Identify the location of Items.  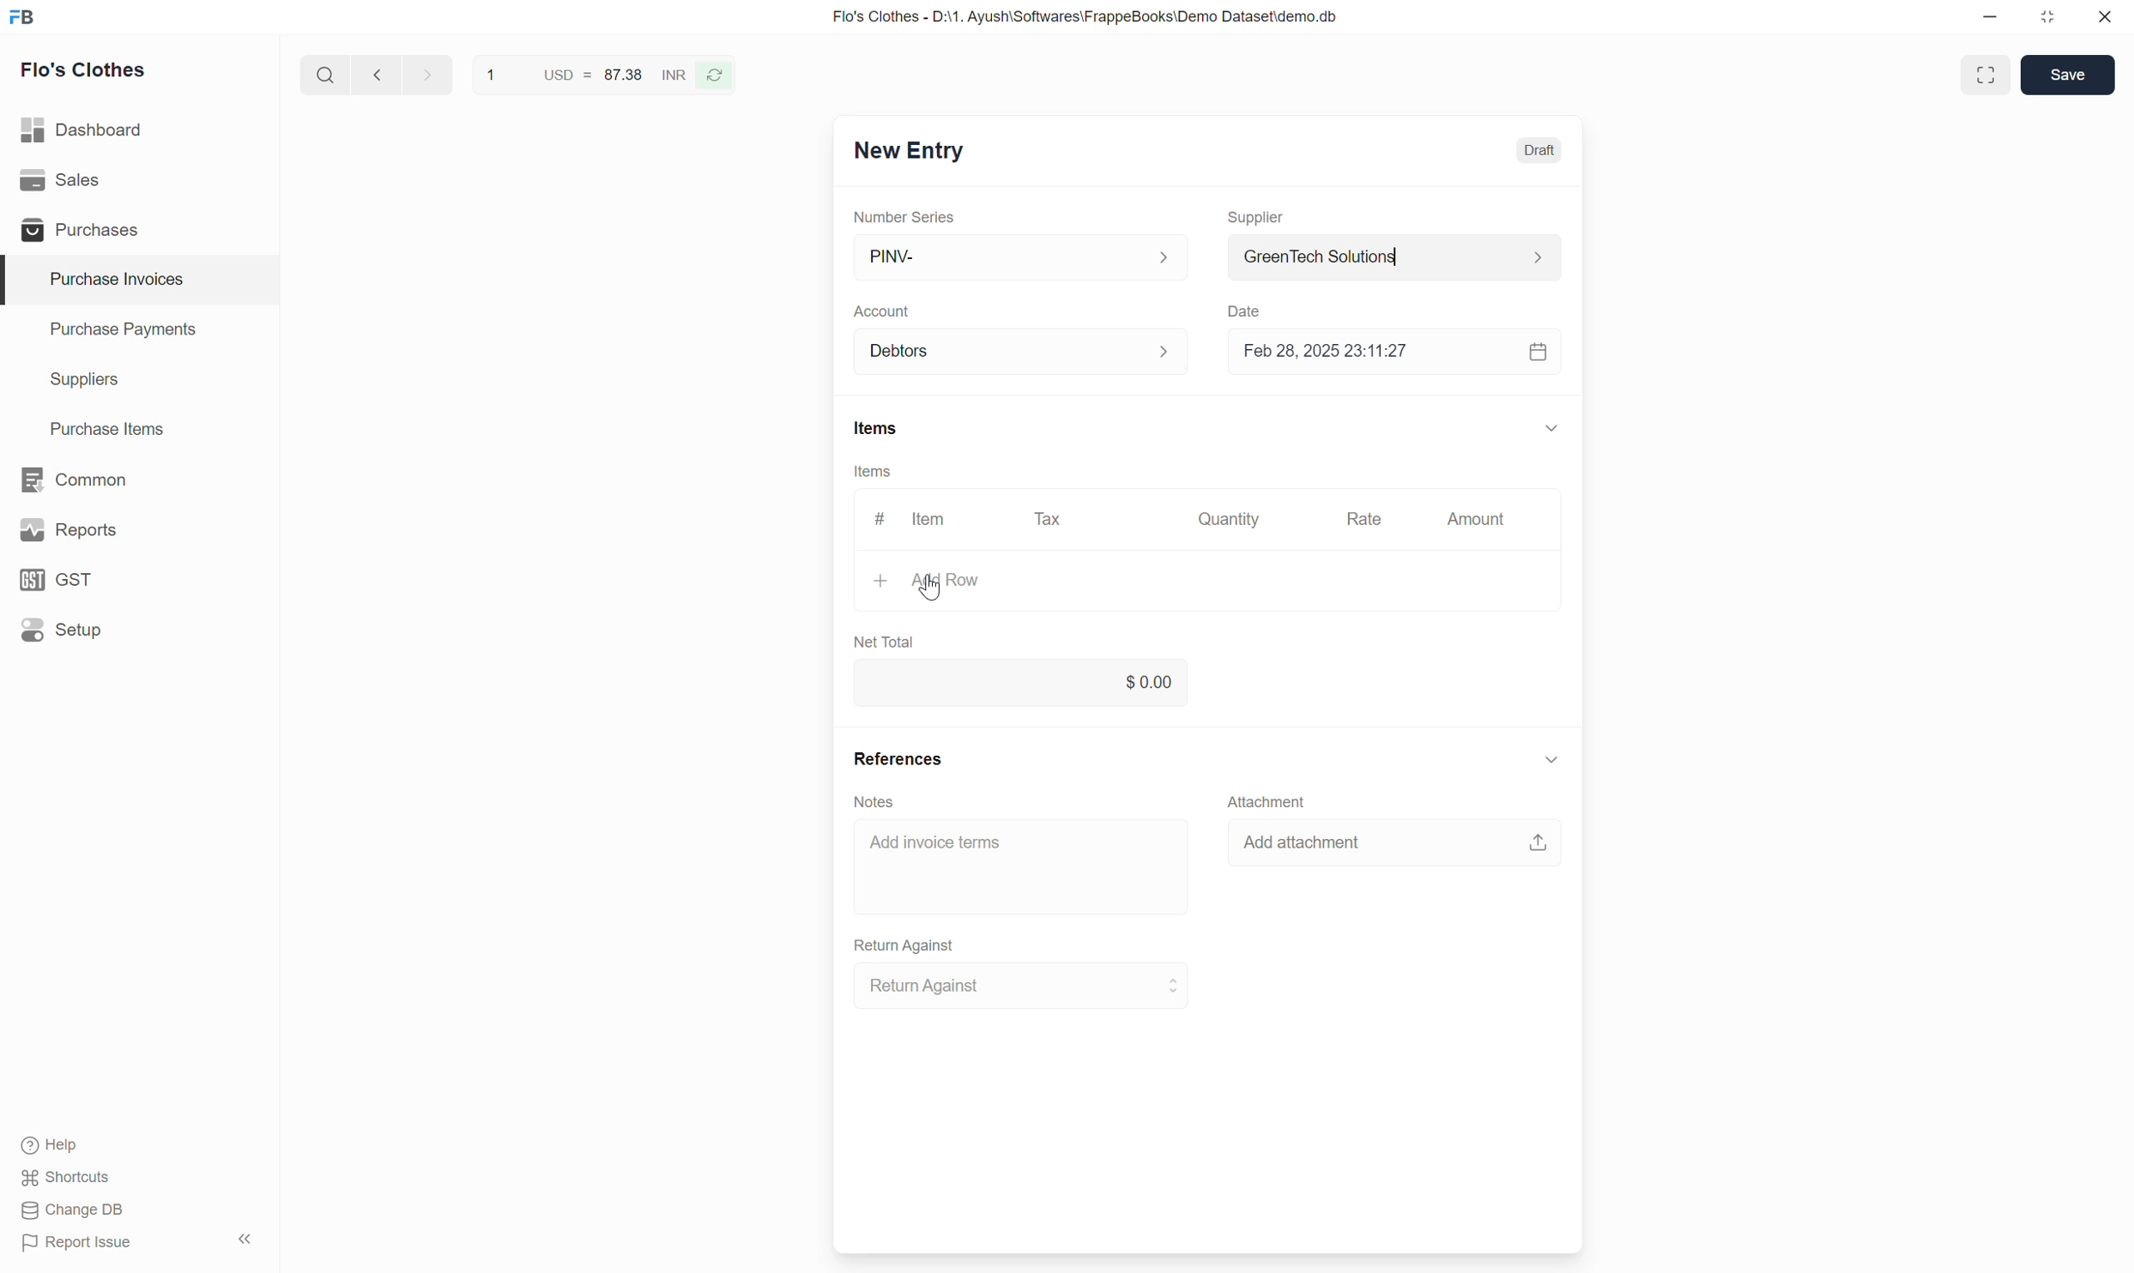
(877, 428).